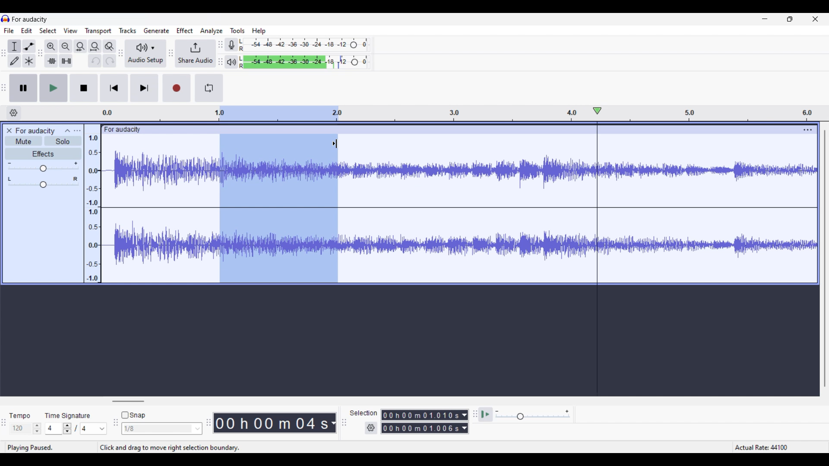 The height and width of the screenshot is (466, 829). What do you see at coordinates (15, 61) in the screenshot?
I see `Draw tool` at bounding box center [15, 61].